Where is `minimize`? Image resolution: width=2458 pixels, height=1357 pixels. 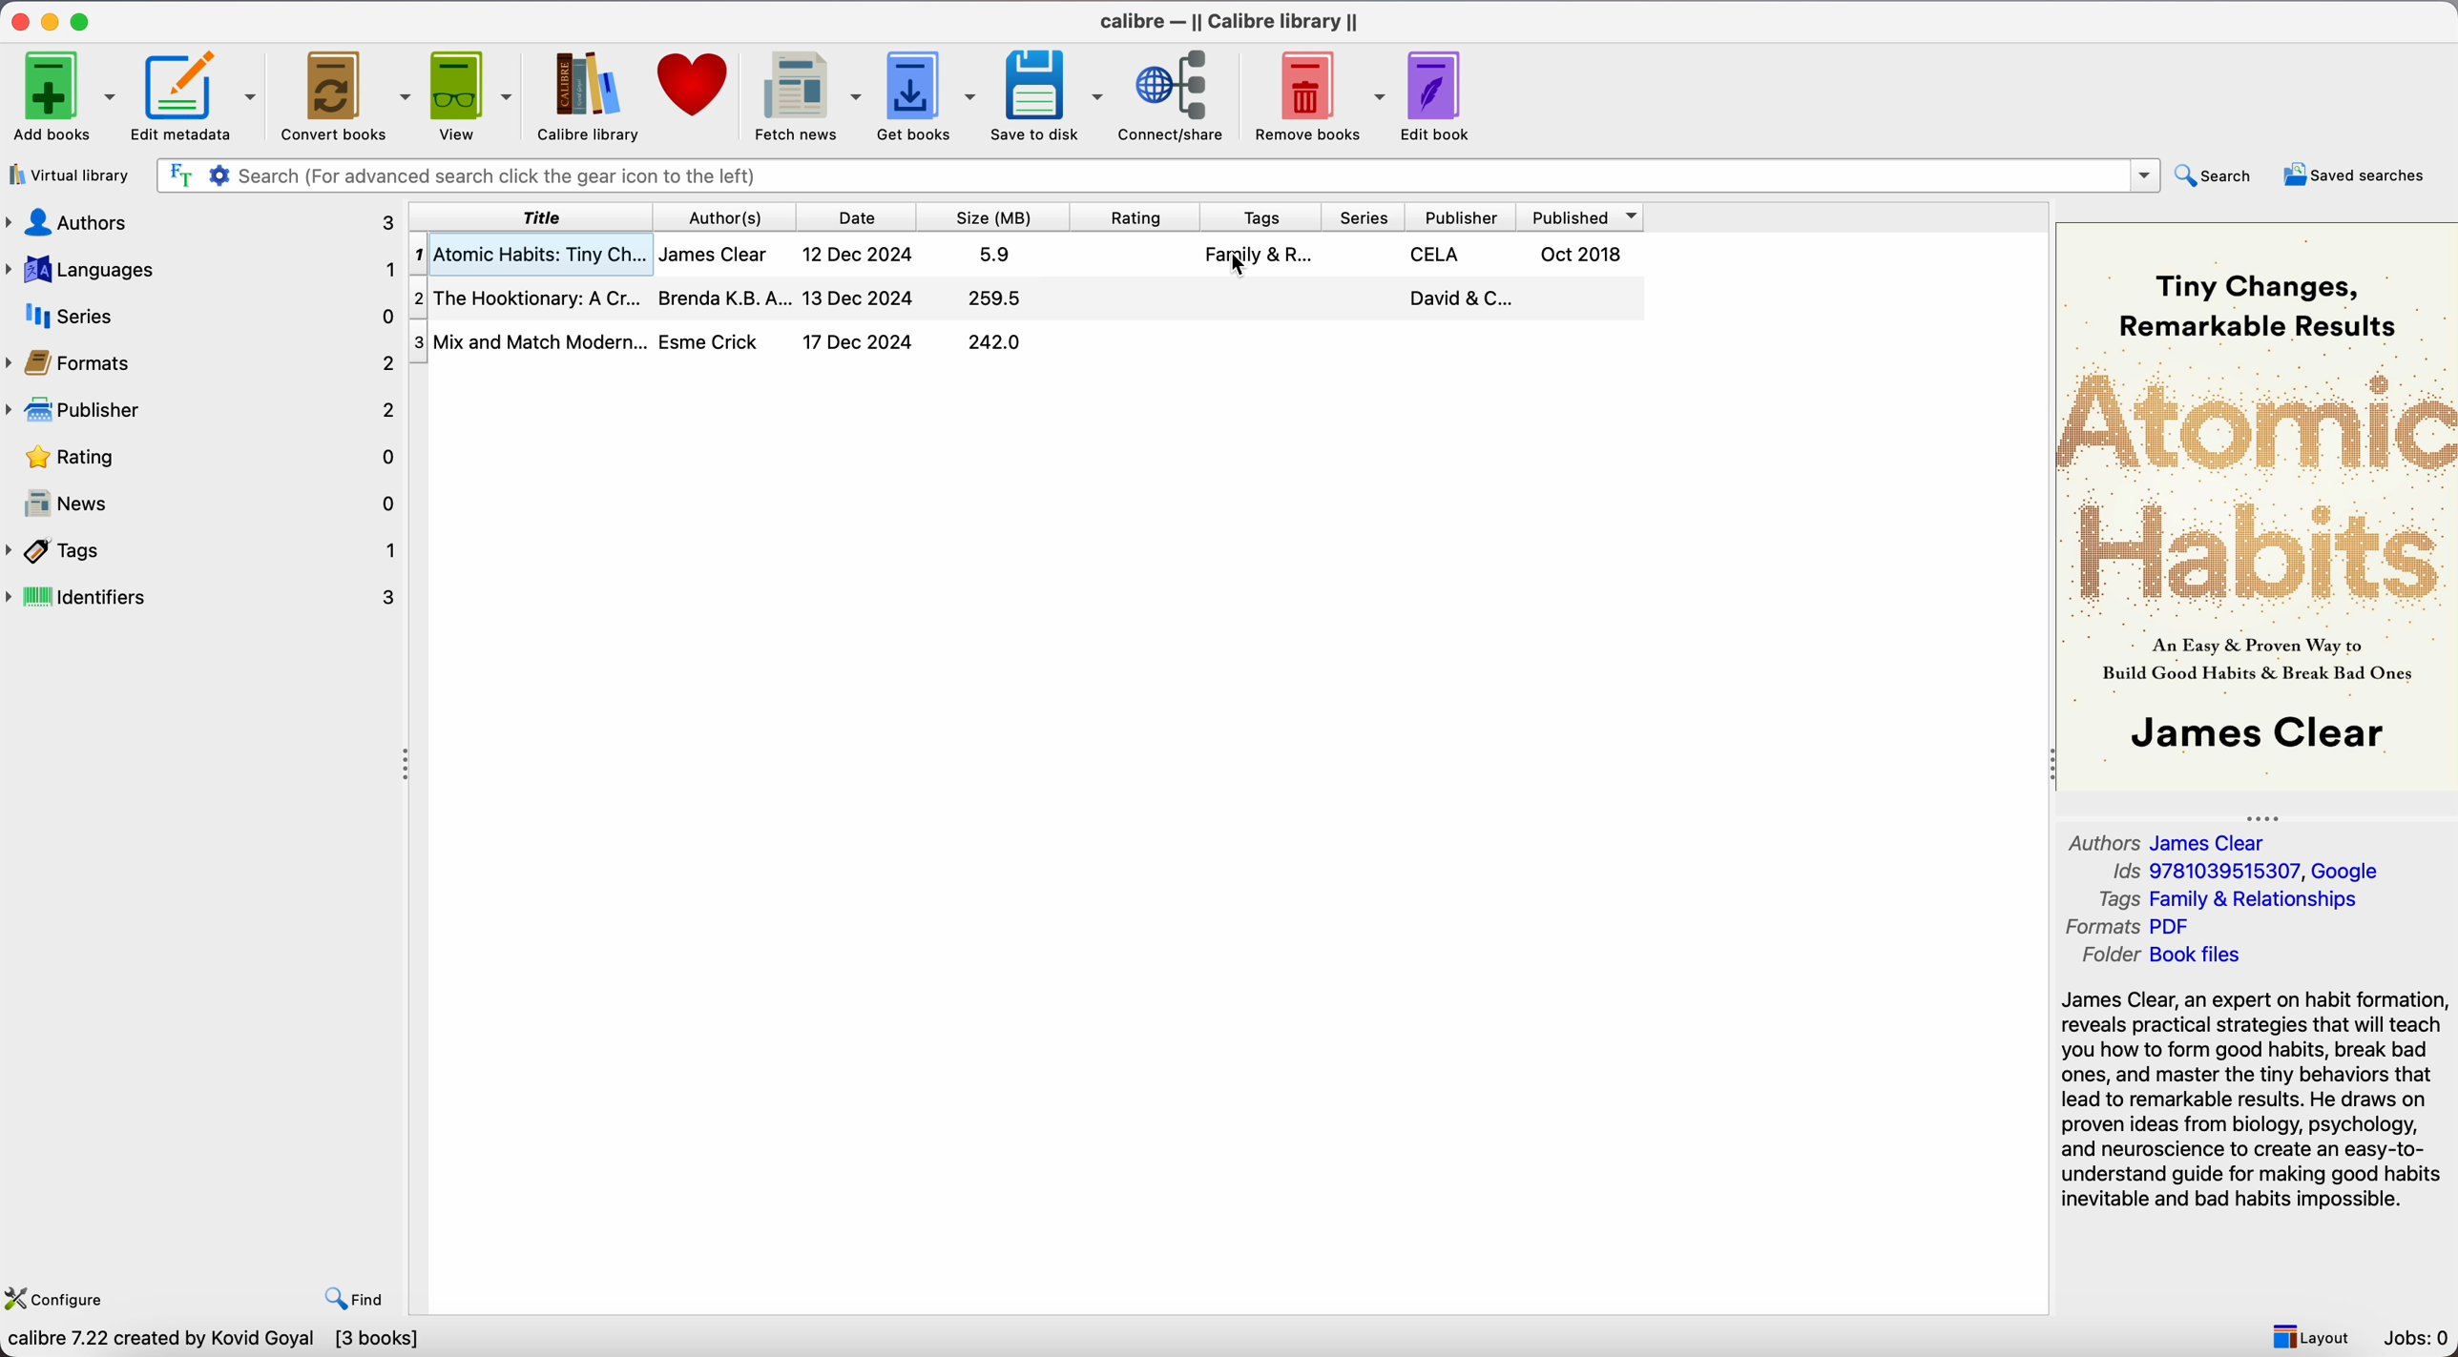 minimize is located at coordinates (53, 23).